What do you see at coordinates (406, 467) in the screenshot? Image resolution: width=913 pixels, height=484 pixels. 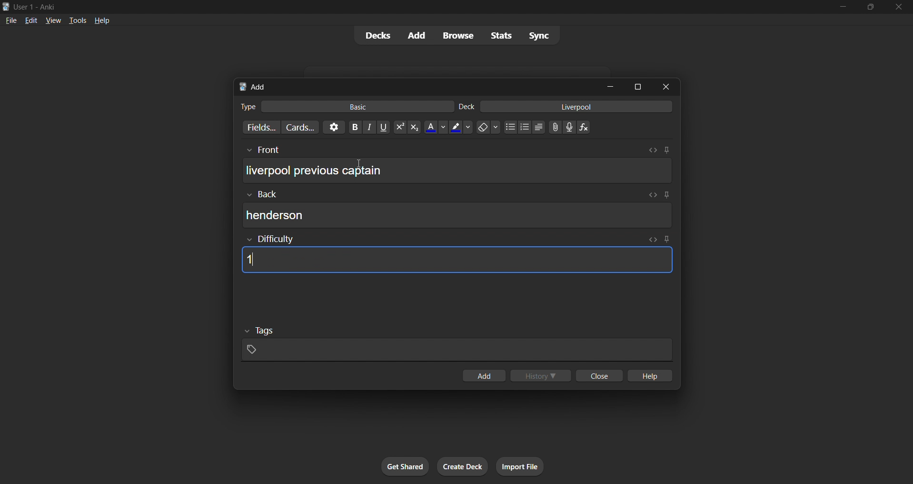 I see `get shared` at bounding box center [406, 467].